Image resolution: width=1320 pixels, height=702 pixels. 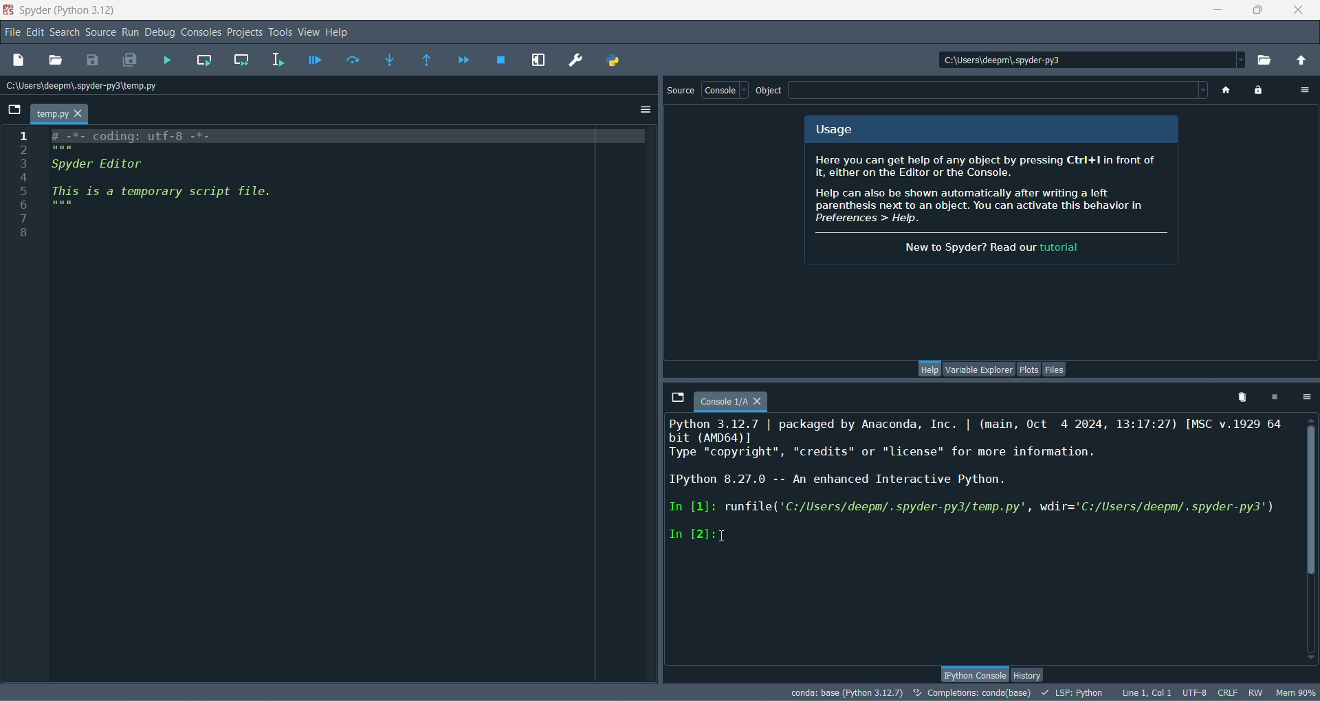 I want to click on plots, so click(x=1029, y=370).